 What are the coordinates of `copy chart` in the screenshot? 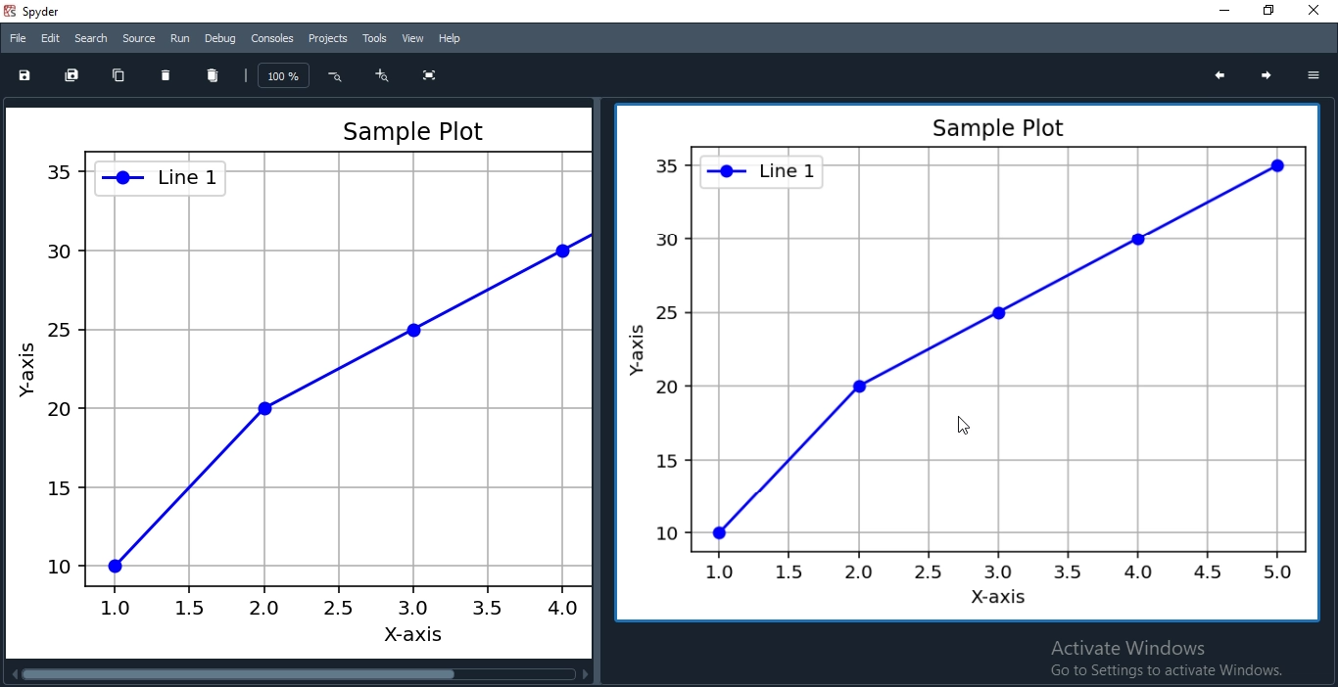 It's located at (119, 74).